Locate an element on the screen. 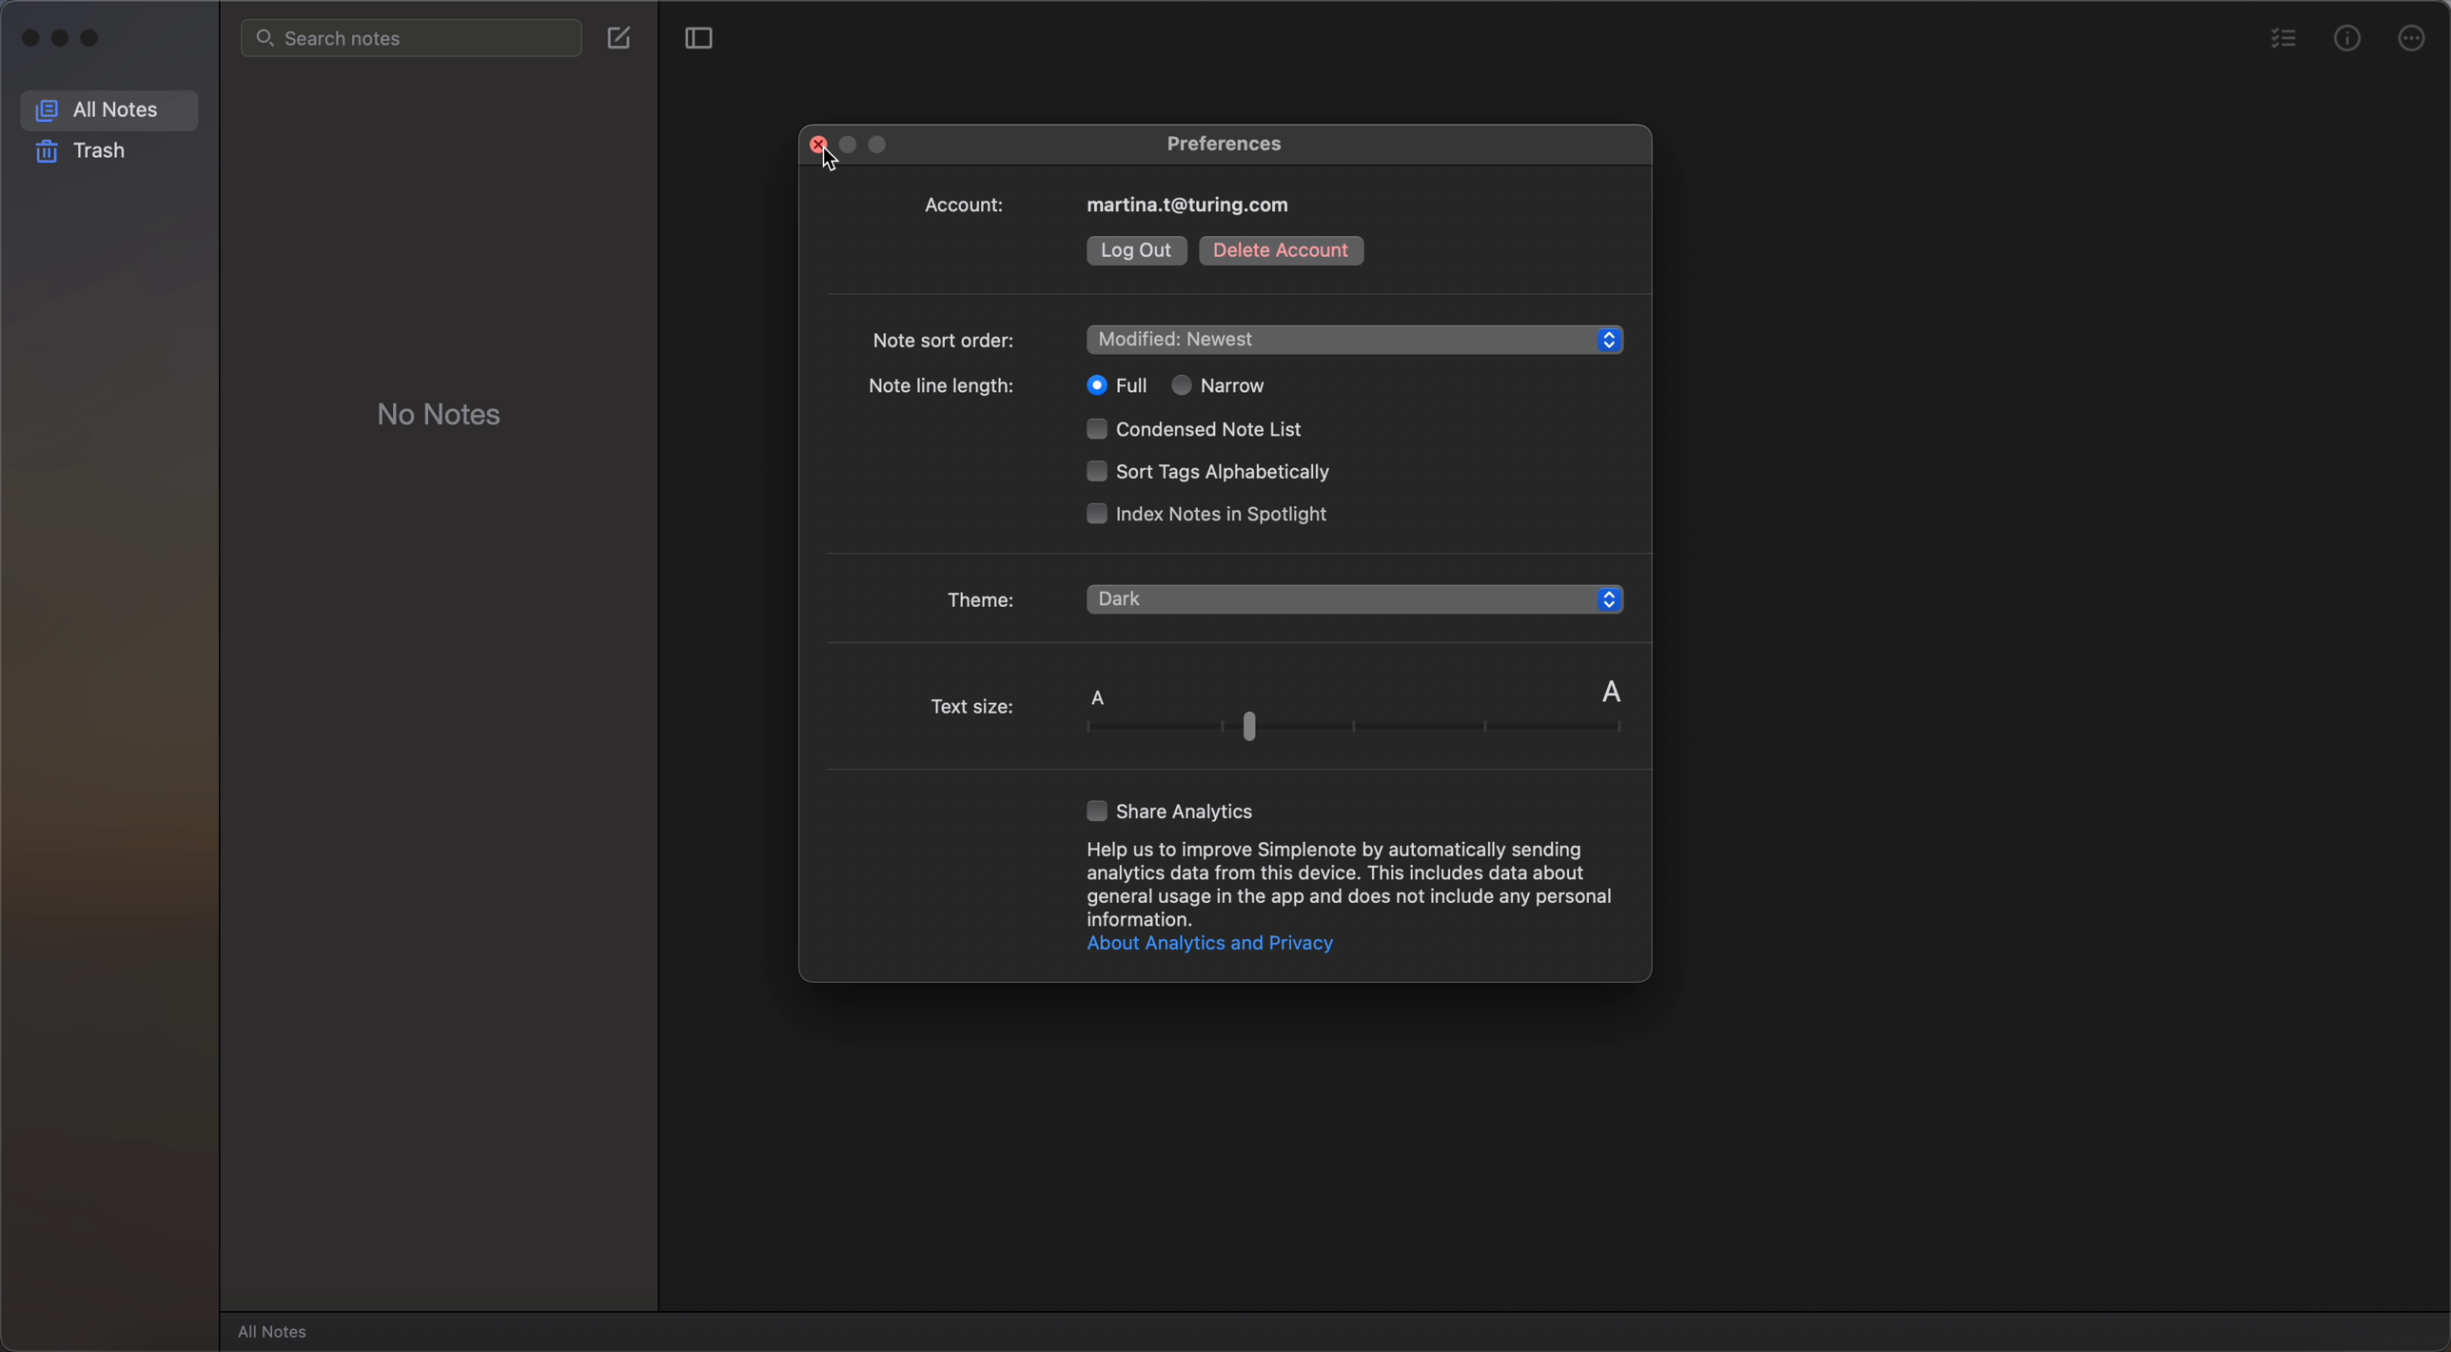  account is located at coordinates (1114, 205).